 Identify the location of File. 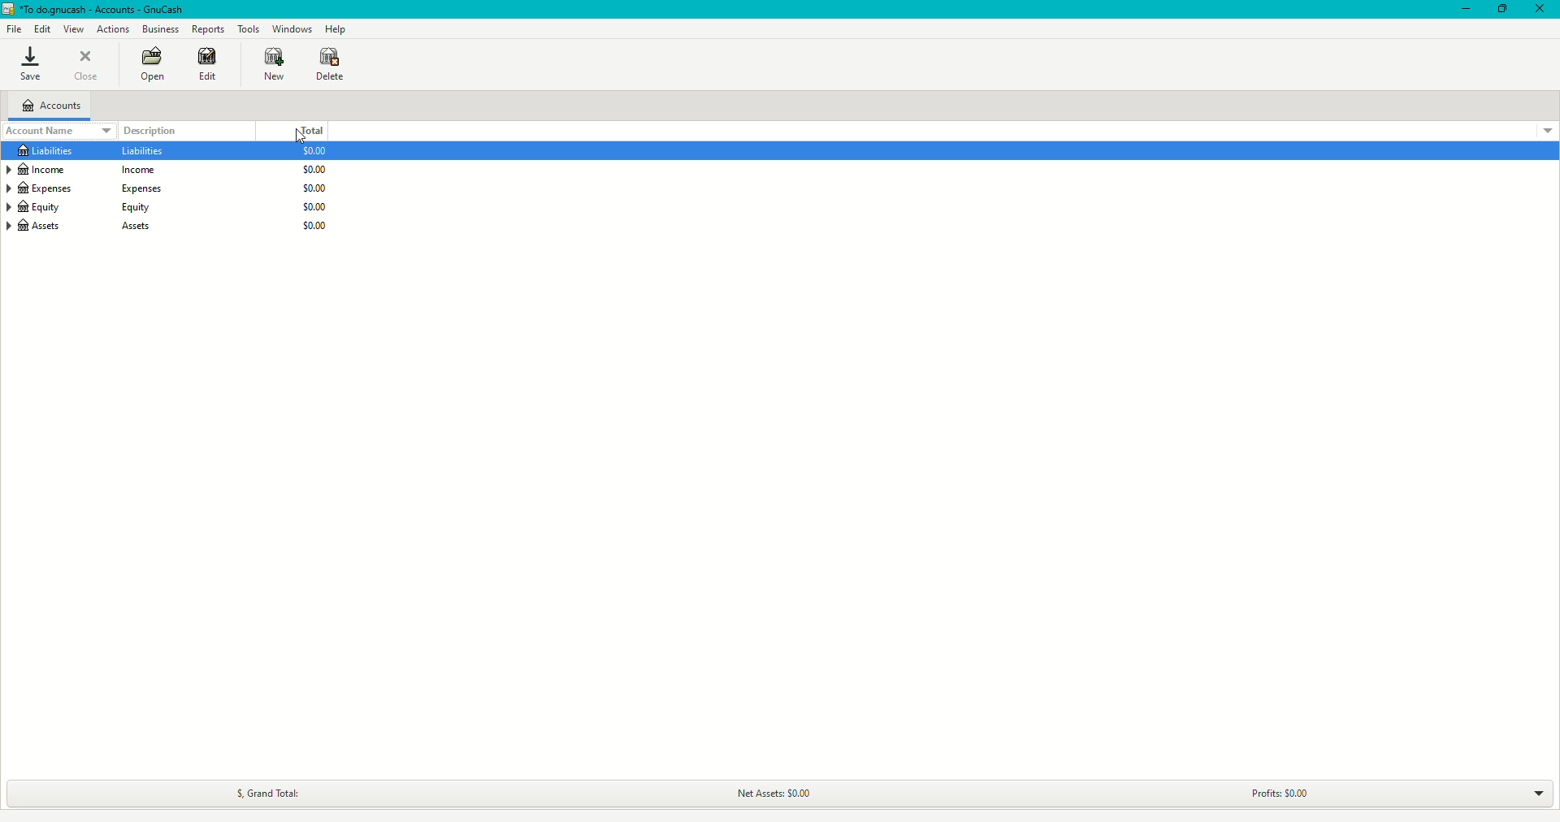
(11, 27).